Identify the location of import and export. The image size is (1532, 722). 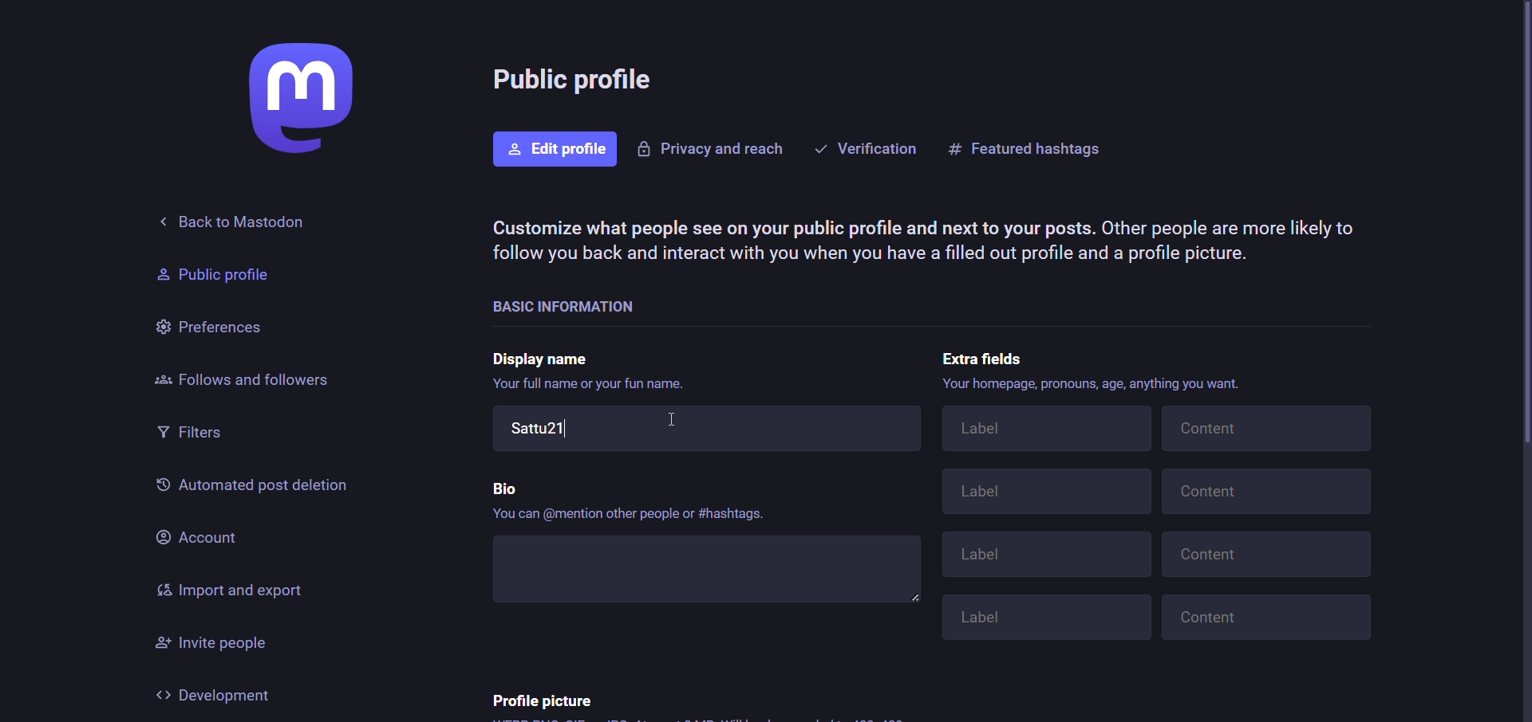
(231, 591).